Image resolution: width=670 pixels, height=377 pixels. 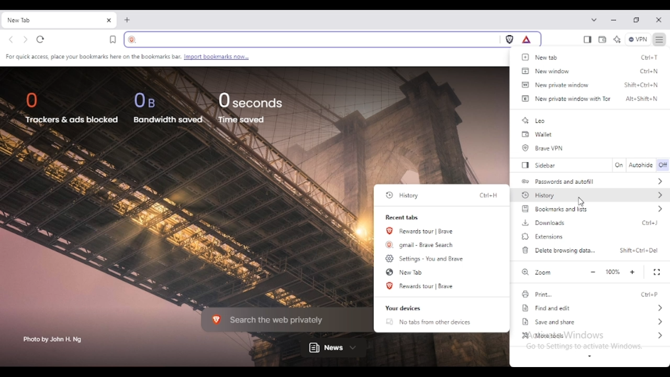 I want to click on close, so click(x=658, y=20).